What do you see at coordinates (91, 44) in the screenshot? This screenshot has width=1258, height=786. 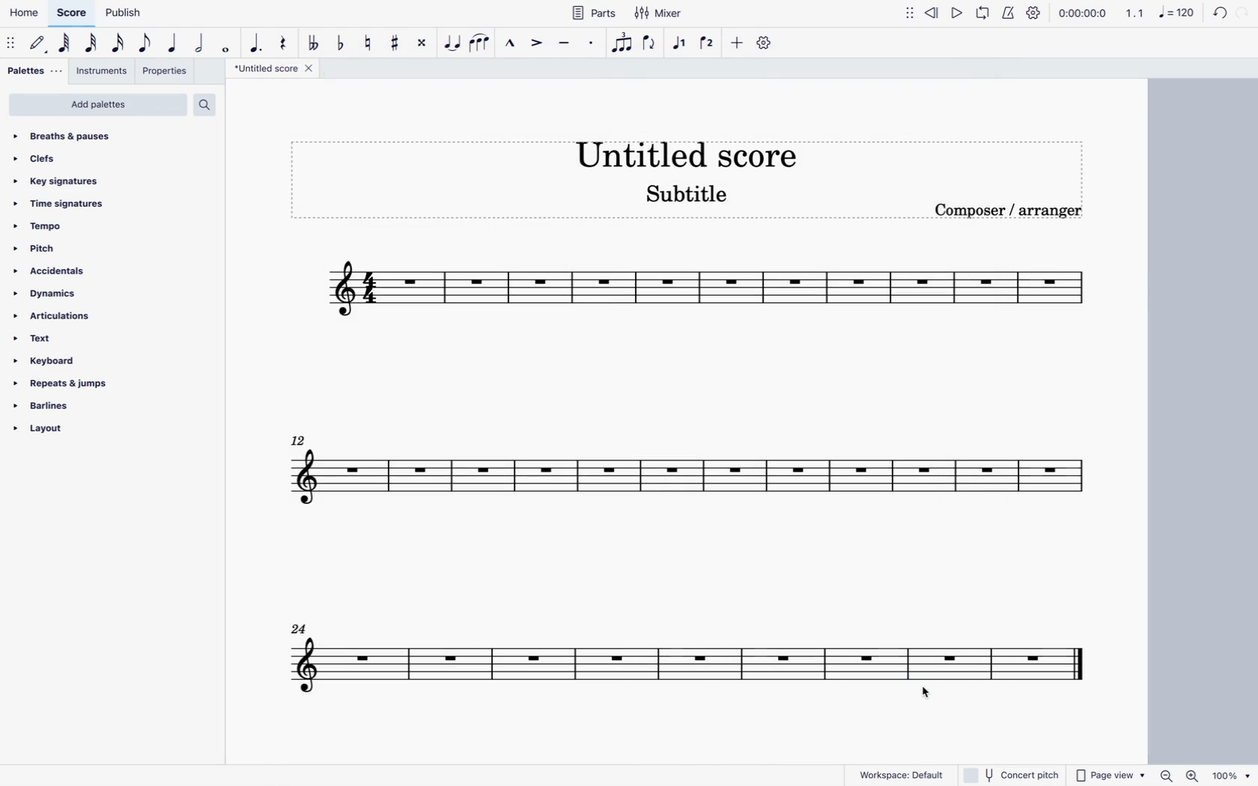 I see `32nd note` at bounding box center [91, 44].